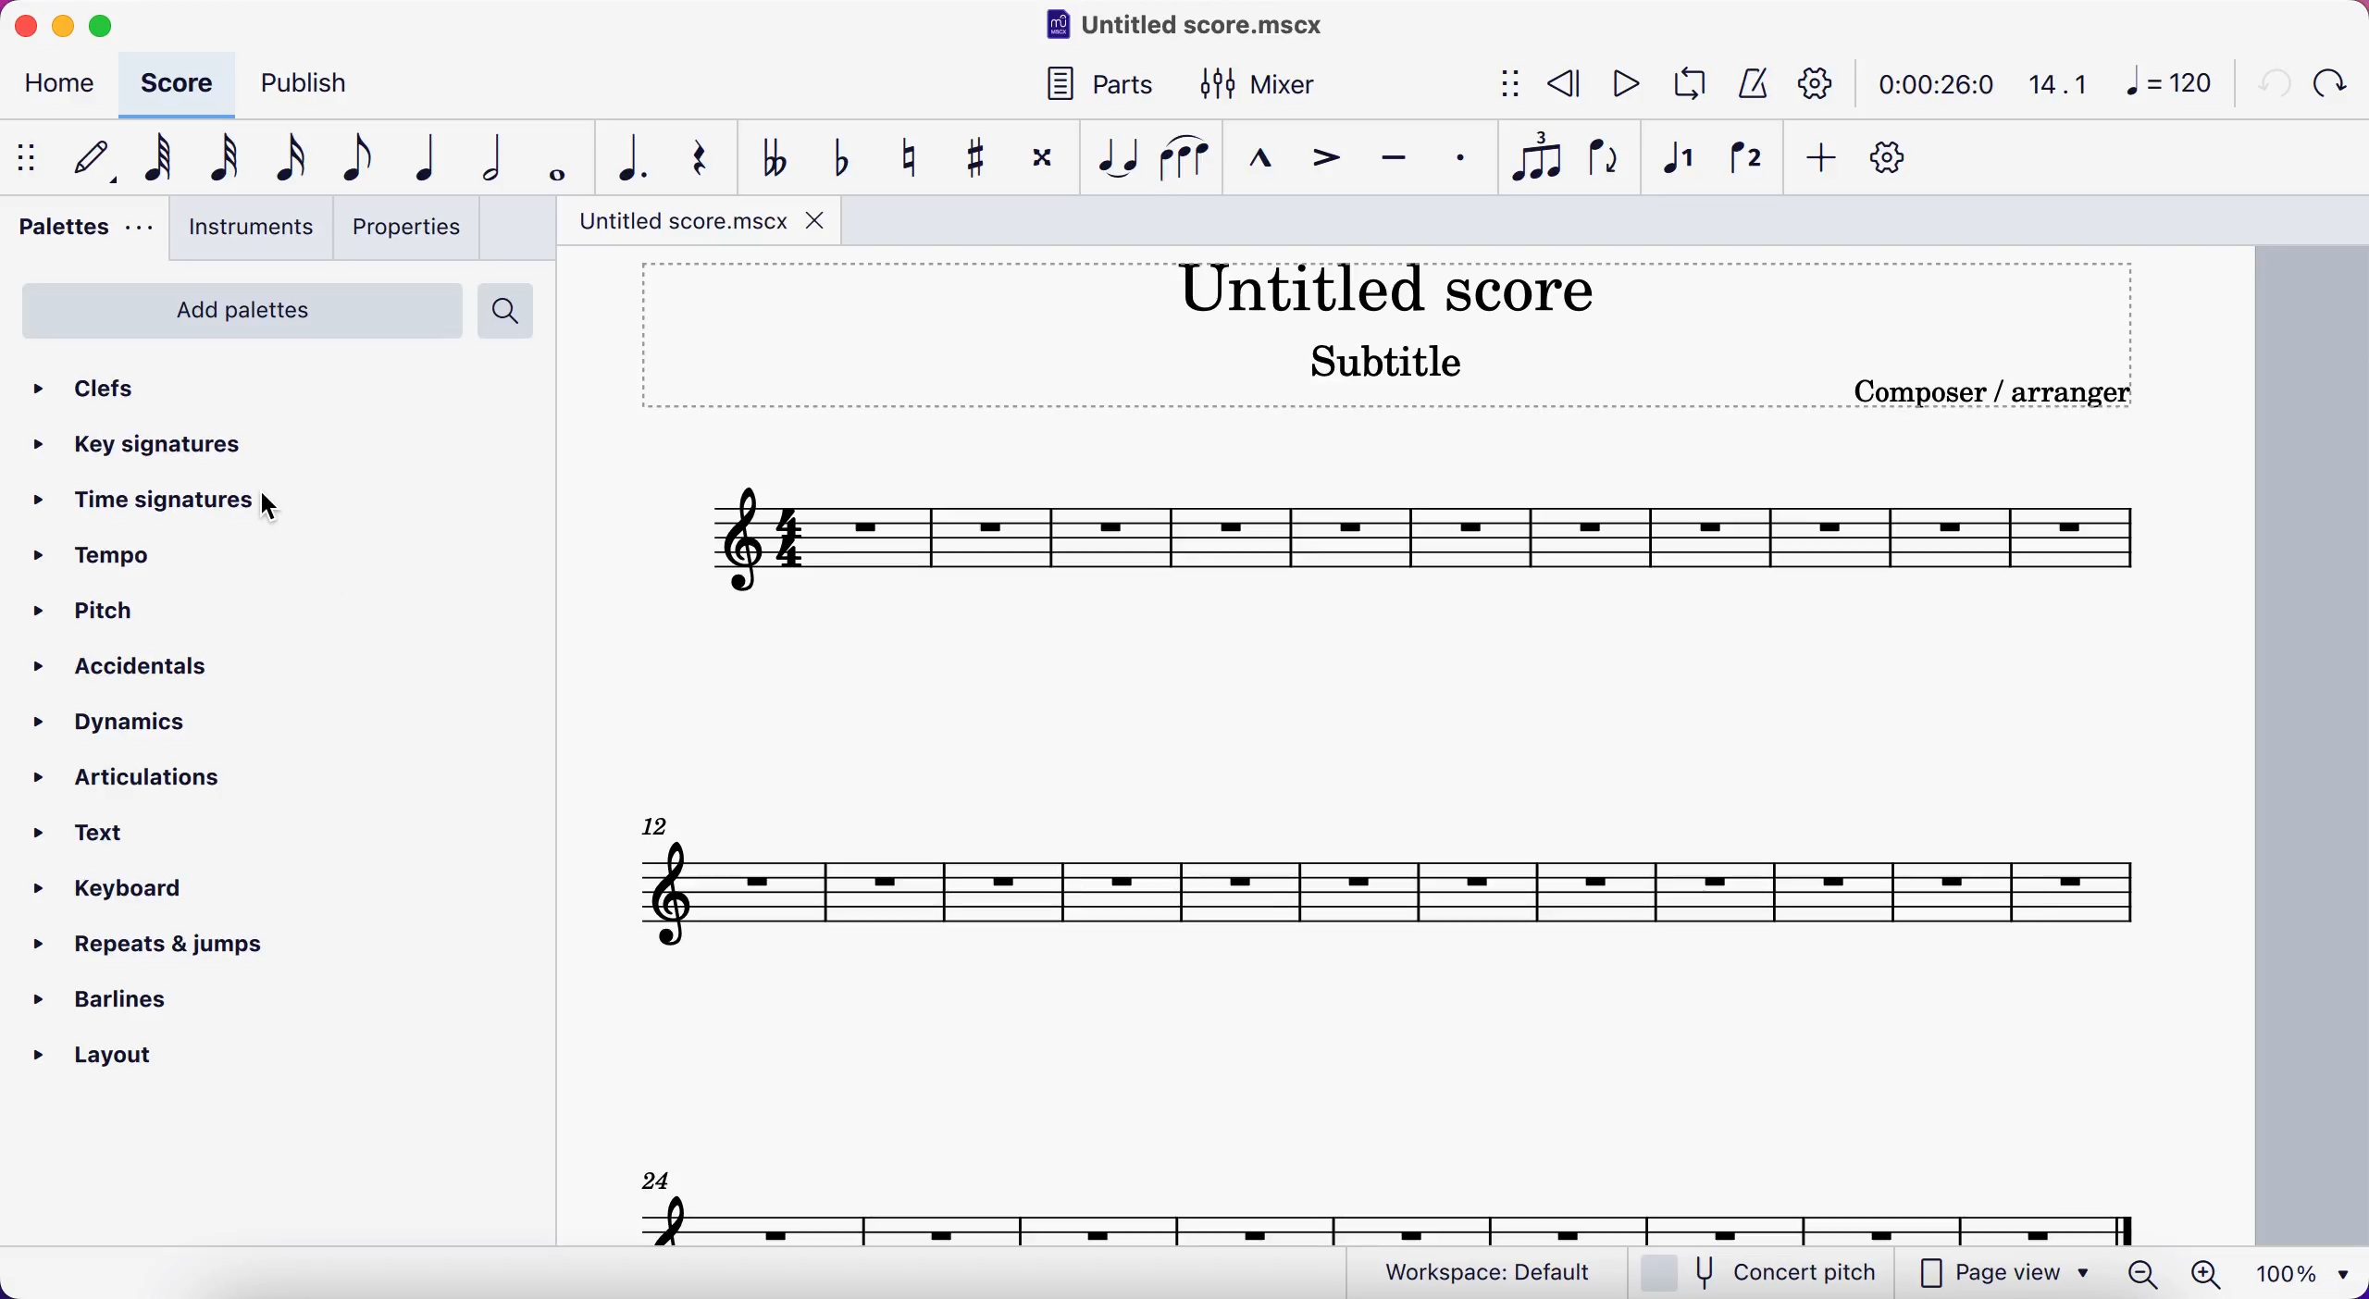 This screenshot has width=2369, height=1299. I want to click on maimize, so click(113, 27).